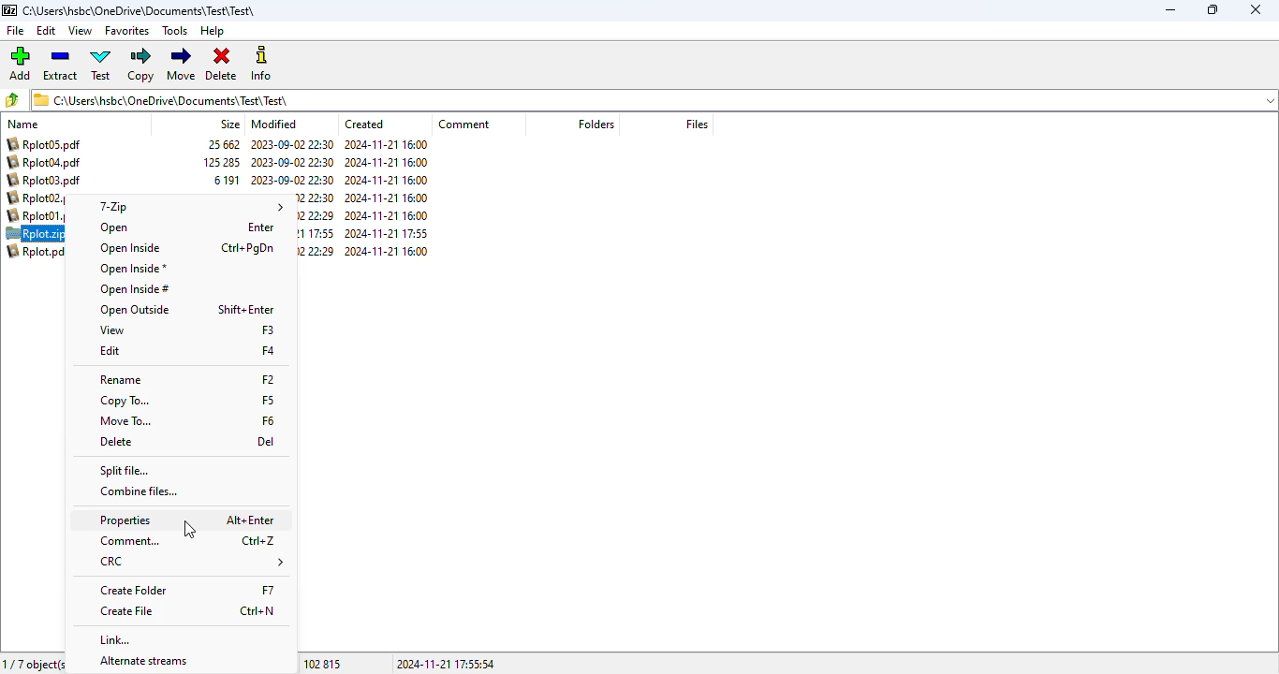 Image resolution: width=1279 pixels, height=674 pixels. I want to click on size, so click(230, 125).